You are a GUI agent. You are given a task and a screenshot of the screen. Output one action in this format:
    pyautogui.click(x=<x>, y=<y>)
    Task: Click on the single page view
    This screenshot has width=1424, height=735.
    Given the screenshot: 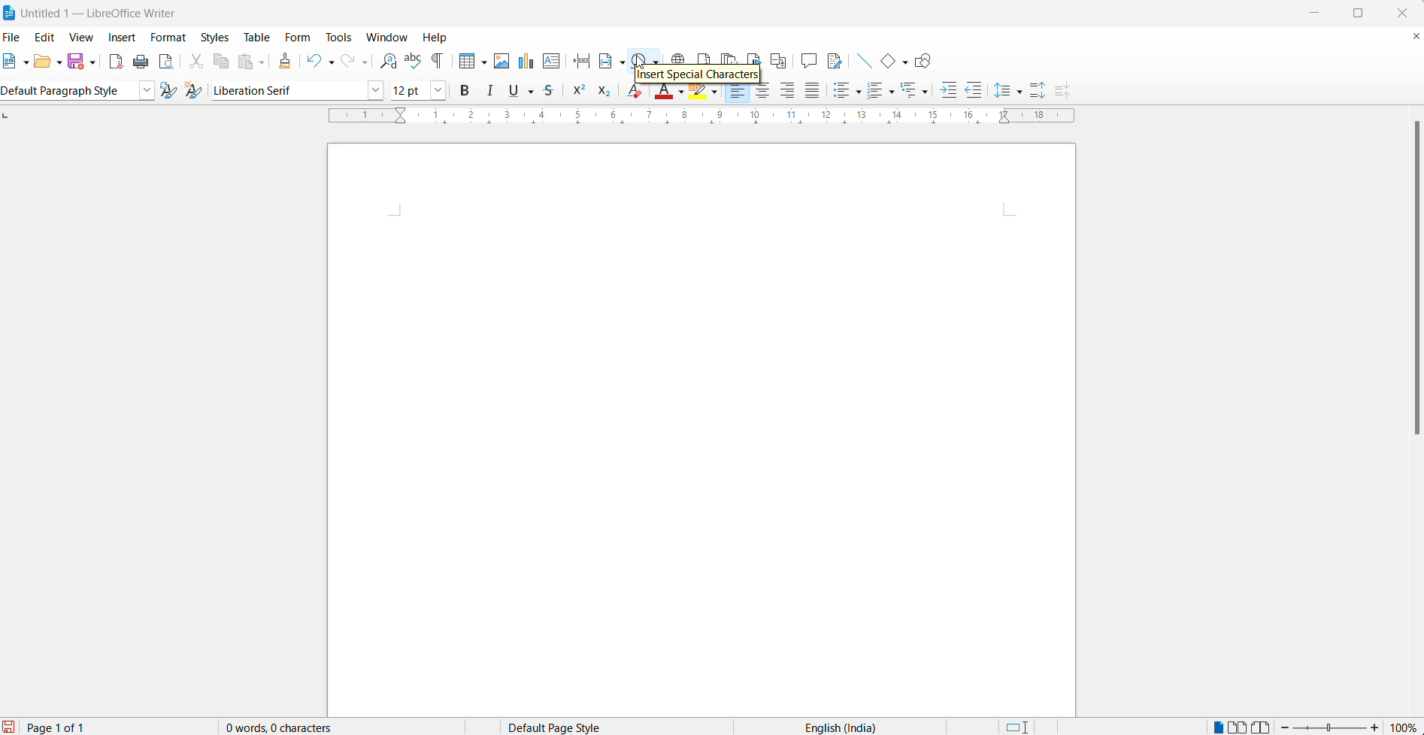 What is the action you would take?
    pyautogui.click(x=1219, y=725)
    